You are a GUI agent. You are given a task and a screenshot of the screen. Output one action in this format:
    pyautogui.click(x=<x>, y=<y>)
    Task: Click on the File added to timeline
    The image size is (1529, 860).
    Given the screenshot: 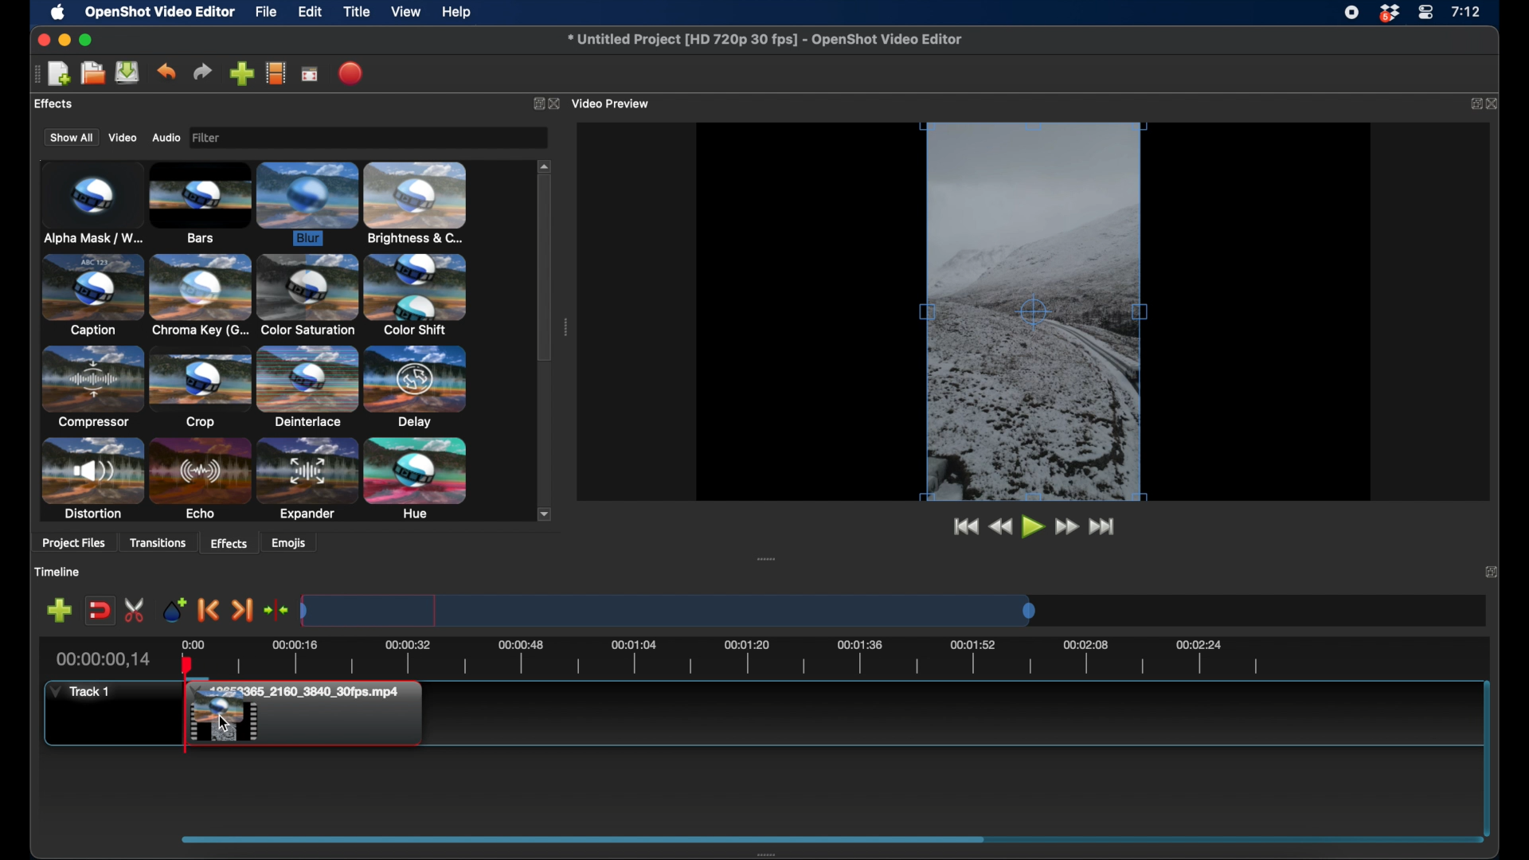 What is the action you would take?
    pyautogui.click(x=309, y=715)
    